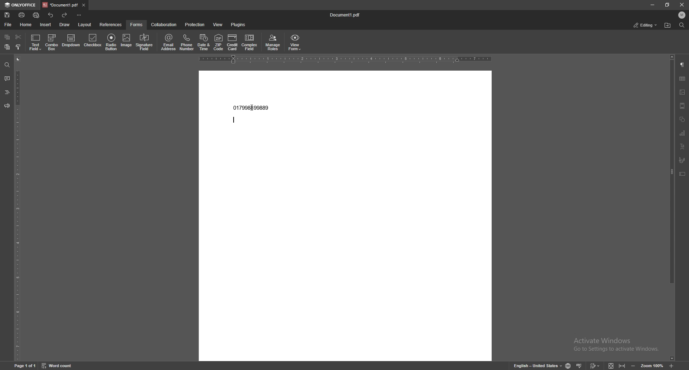 The width and height of the screenshot is (689, 370). Describe the element at coordinates (7, 47) in the screenshot. I see `paste` at that location.